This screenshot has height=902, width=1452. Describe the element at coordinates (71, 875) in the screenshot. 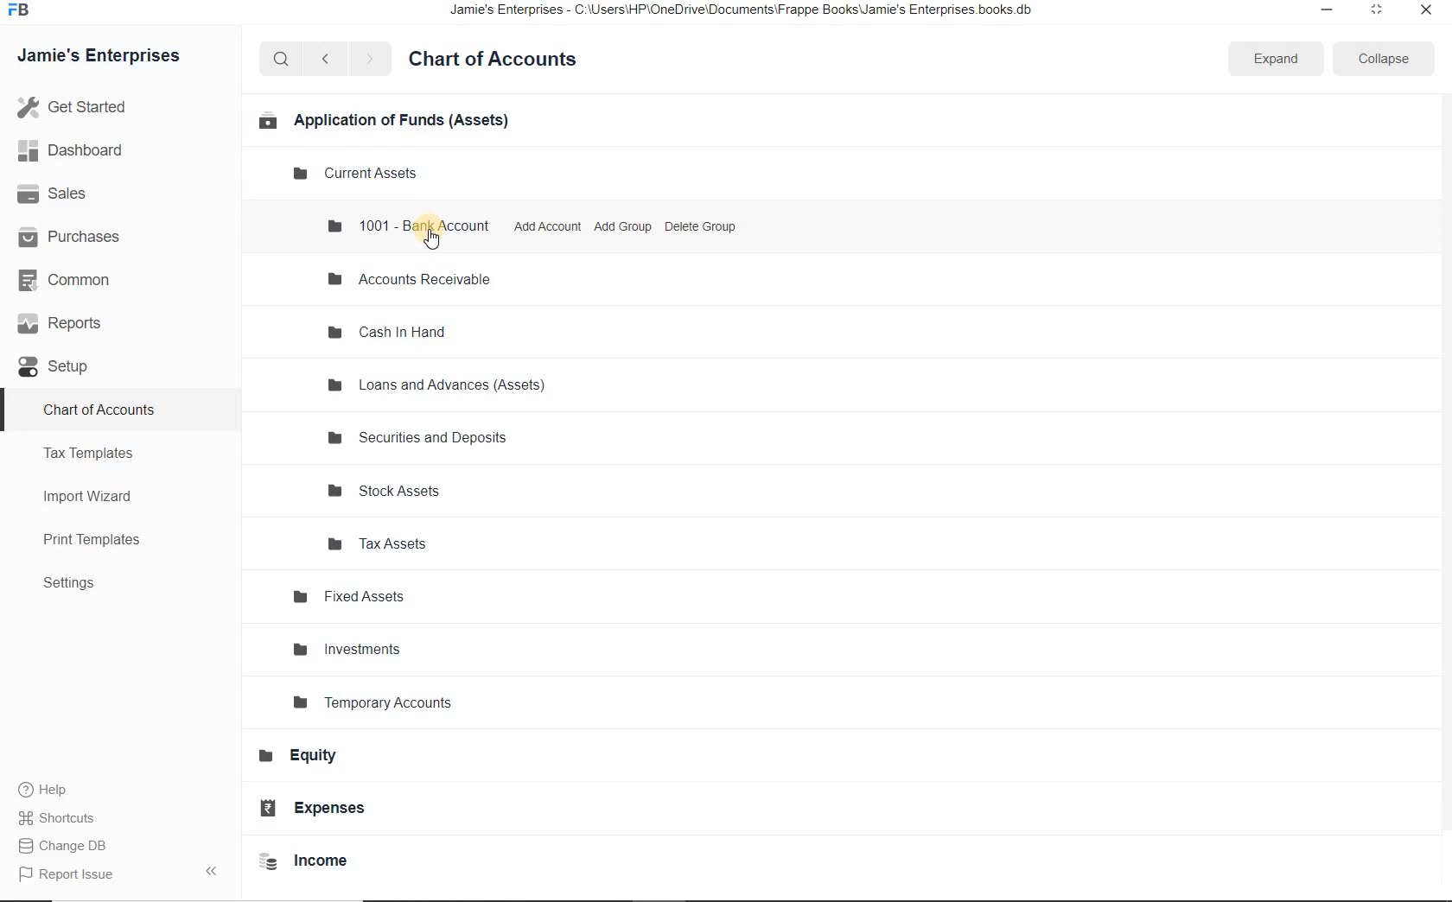

I see `Report Issue` at that location.